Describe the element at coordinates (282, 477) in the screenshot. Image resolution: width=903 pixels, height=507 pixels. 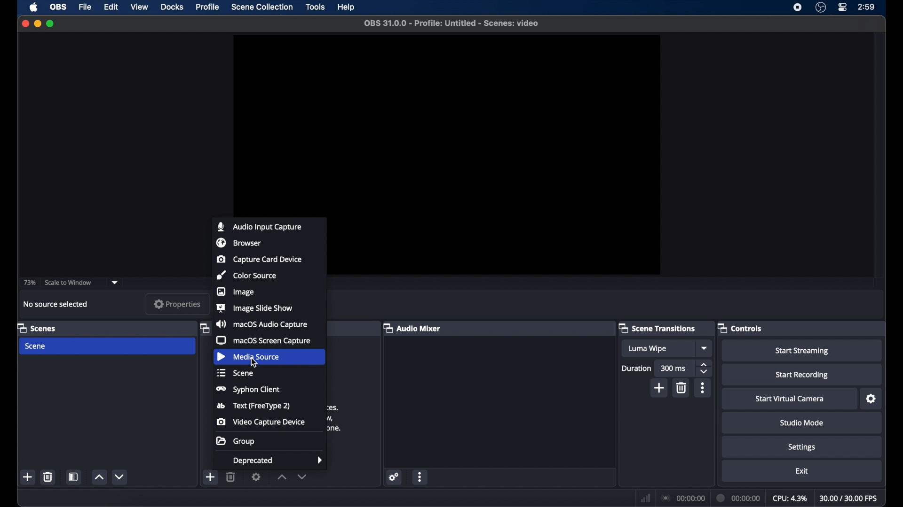
I see `increment` at that location.